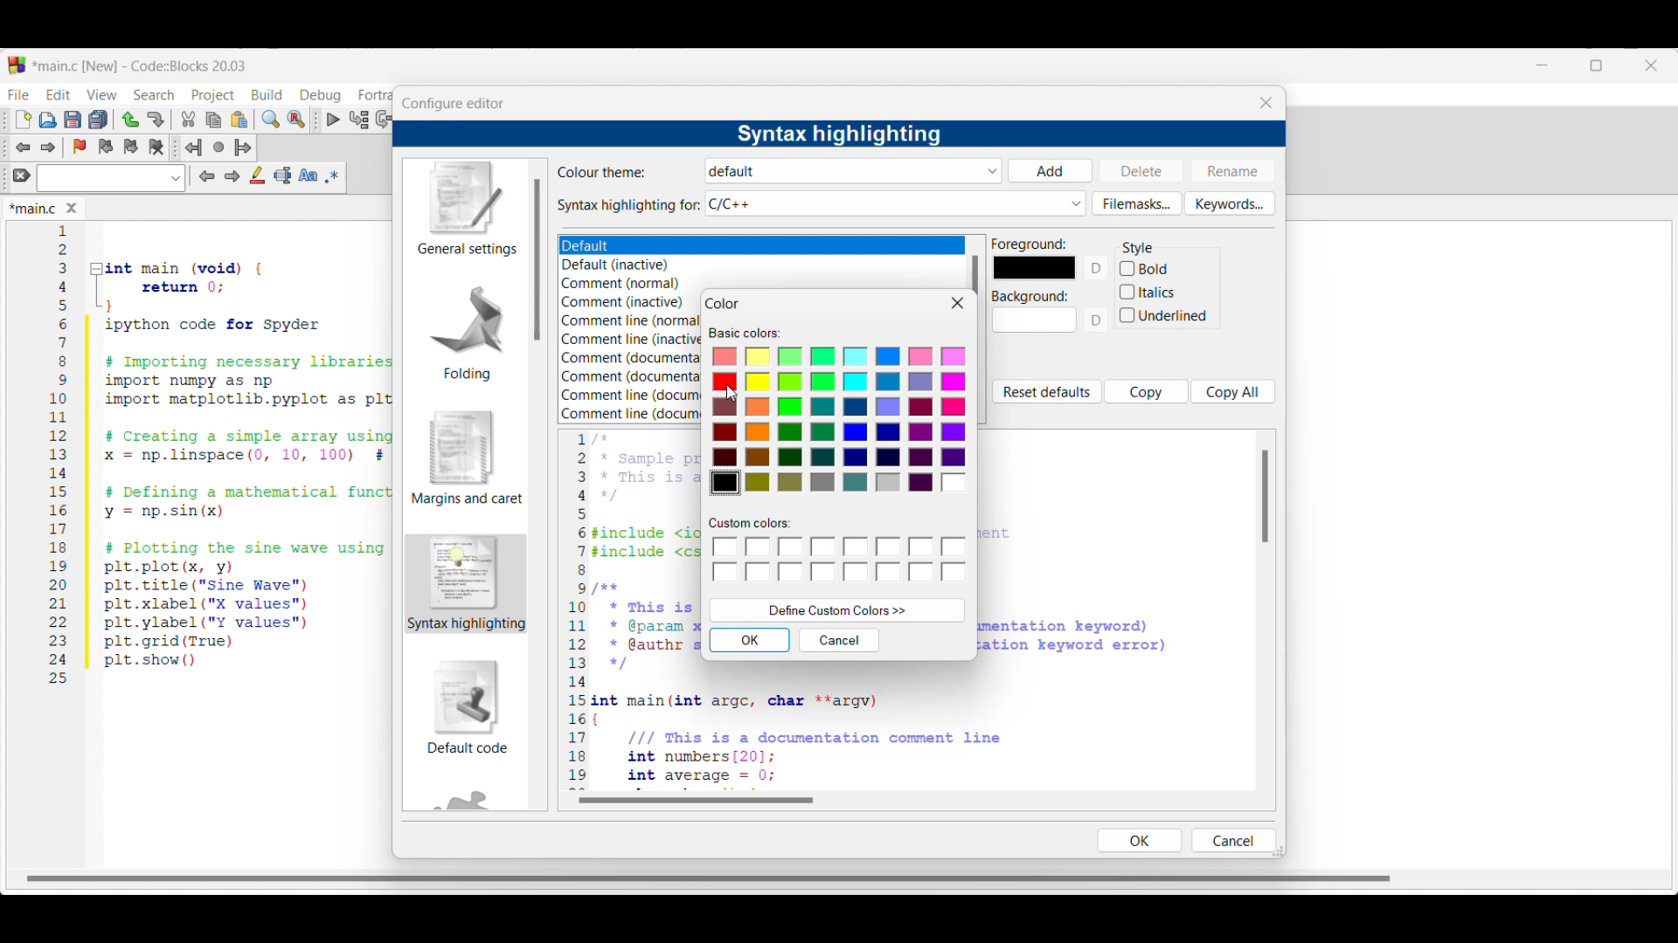 The width and height of the screenshot is (1678, 943). What do you see at coordinates (308, 175) in the screenshot?
I see `Match case` at bounding box center [308, 175].